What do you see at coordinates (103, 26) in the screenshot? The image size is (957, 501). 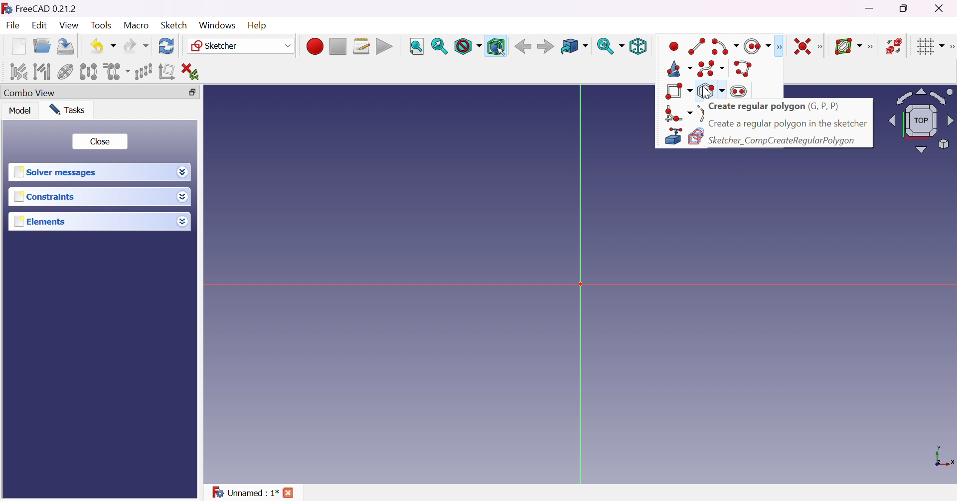 I see `Tools` at bounding box center [103, 26].